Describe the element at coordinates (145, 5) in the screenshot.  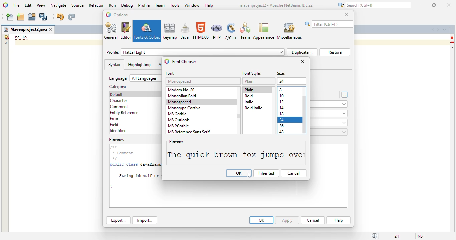
I see `profile` at that location.